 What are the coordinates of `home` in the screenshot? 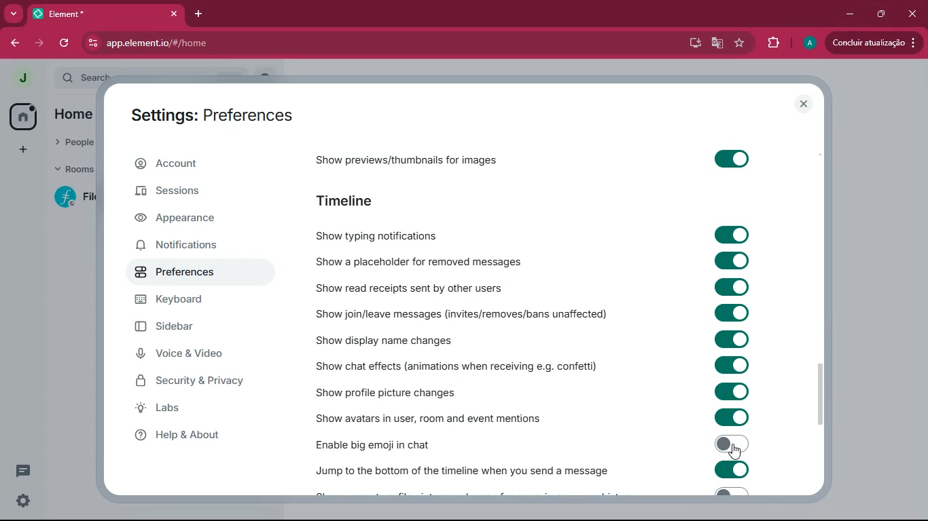 It's located at (75, 113).